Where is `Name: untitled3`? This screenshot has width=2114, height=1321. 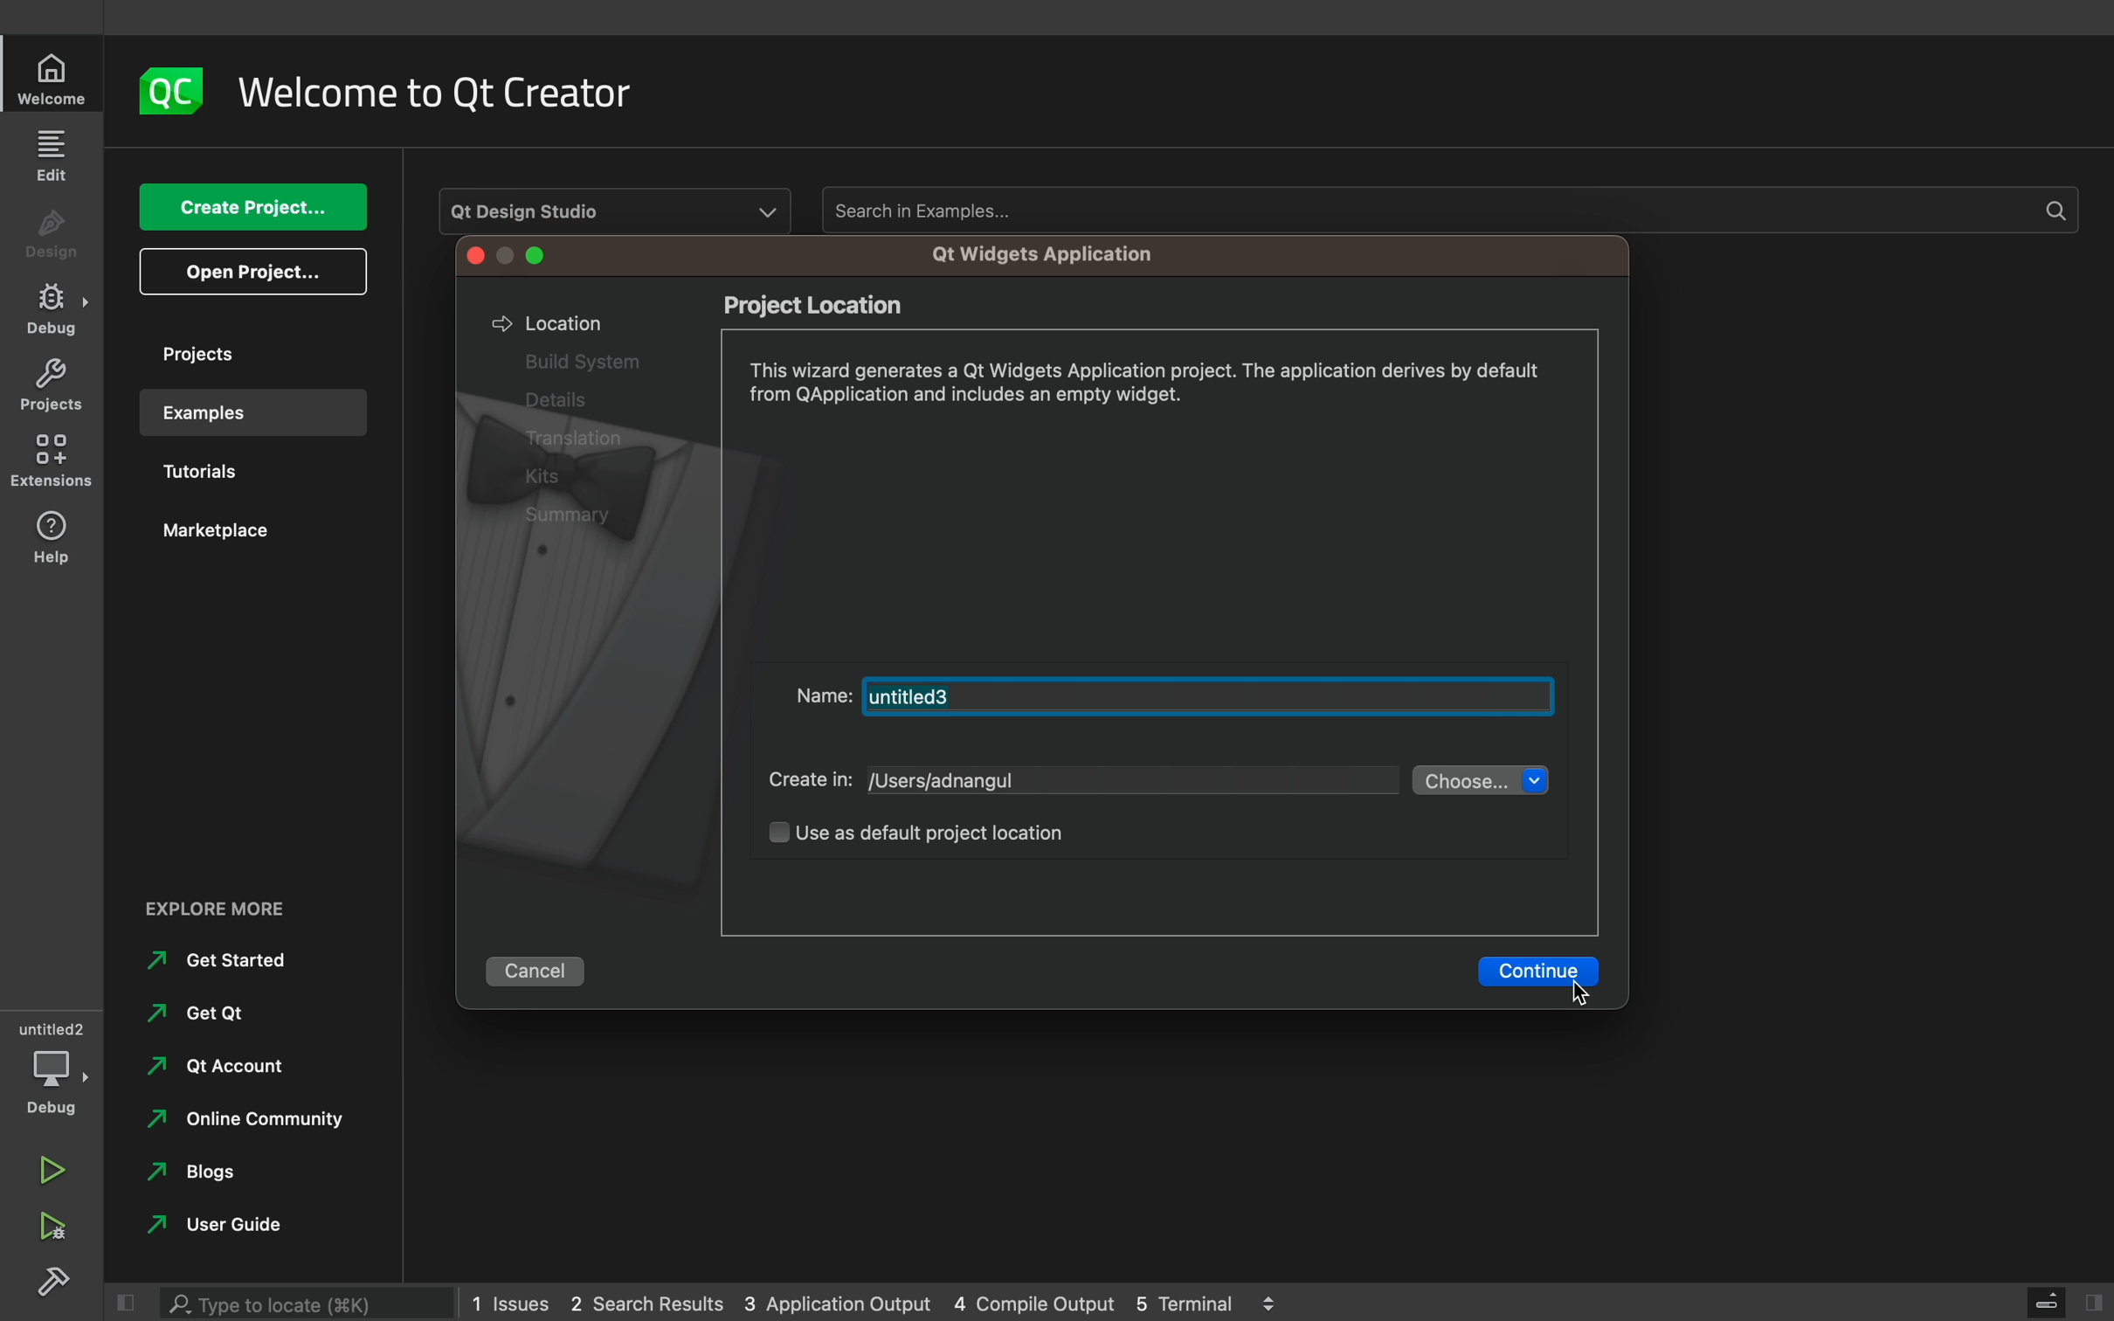
Name: untitled3 is located at coordinates (1174, 694).